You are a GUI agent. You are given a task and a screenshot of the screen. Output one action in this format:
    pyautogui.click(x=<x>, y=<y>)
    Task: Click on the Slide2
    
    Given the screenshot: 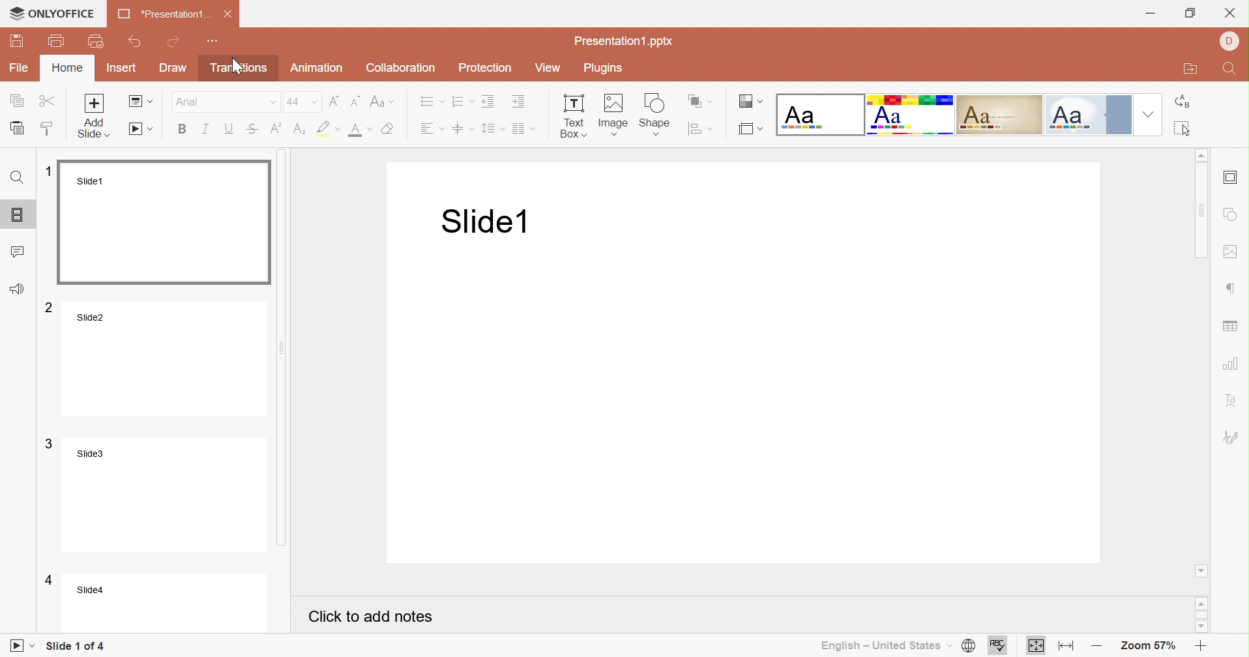 What is the action you would take?
    pyautogui.click(x=155, y=358)
    